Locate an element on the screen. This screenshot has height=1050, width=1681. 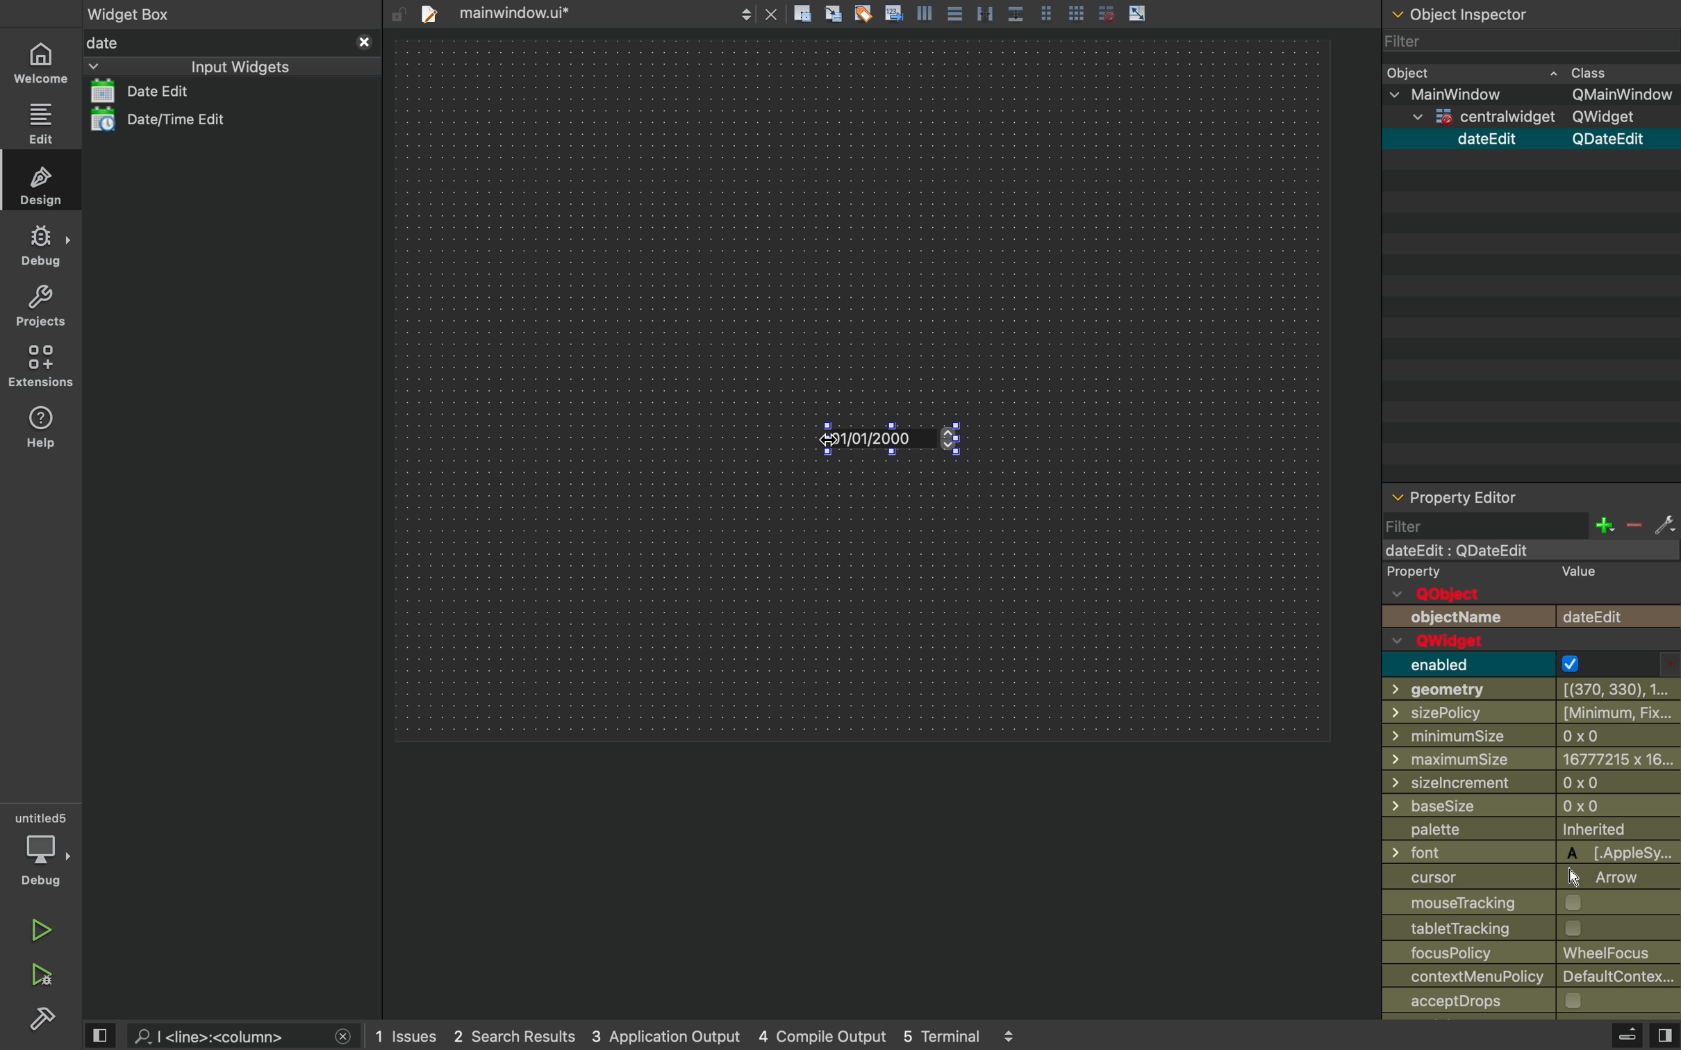
date/time edit is located at coordinates (187, 120).